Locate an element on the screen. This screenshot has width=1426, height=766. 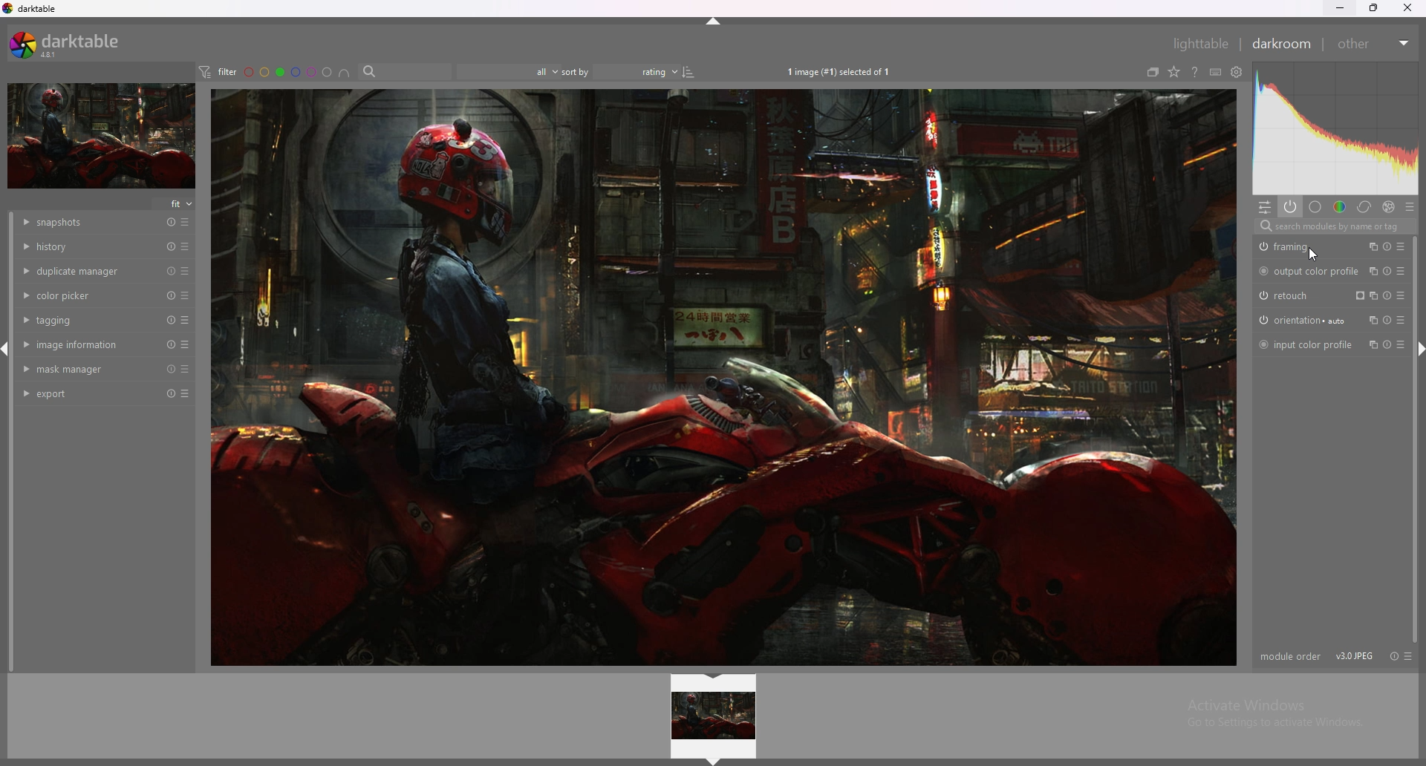
reset and preset is located at coordinates (1396, 295).